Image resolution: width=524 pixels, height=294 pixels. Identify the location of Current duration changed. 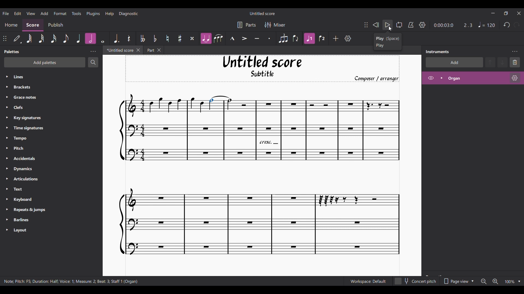
(443, 25).